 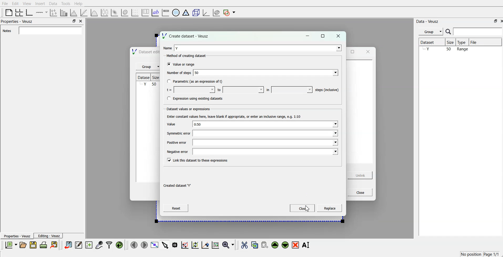 I want to click on symmetric error value field, so click(x=265, y=134).